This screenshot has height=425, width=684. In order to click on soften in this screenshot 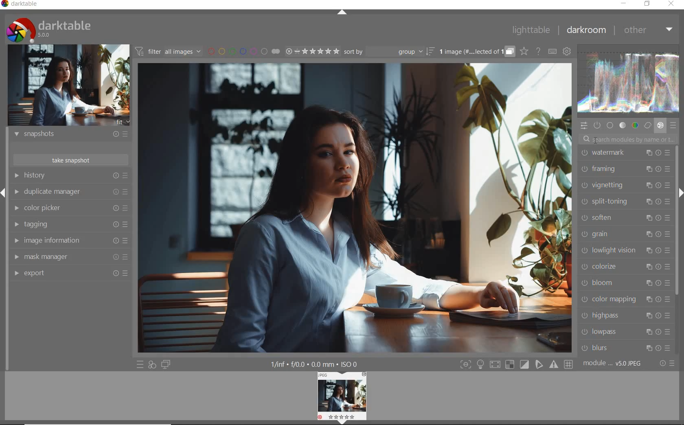, I will do `click(626, 218)`.